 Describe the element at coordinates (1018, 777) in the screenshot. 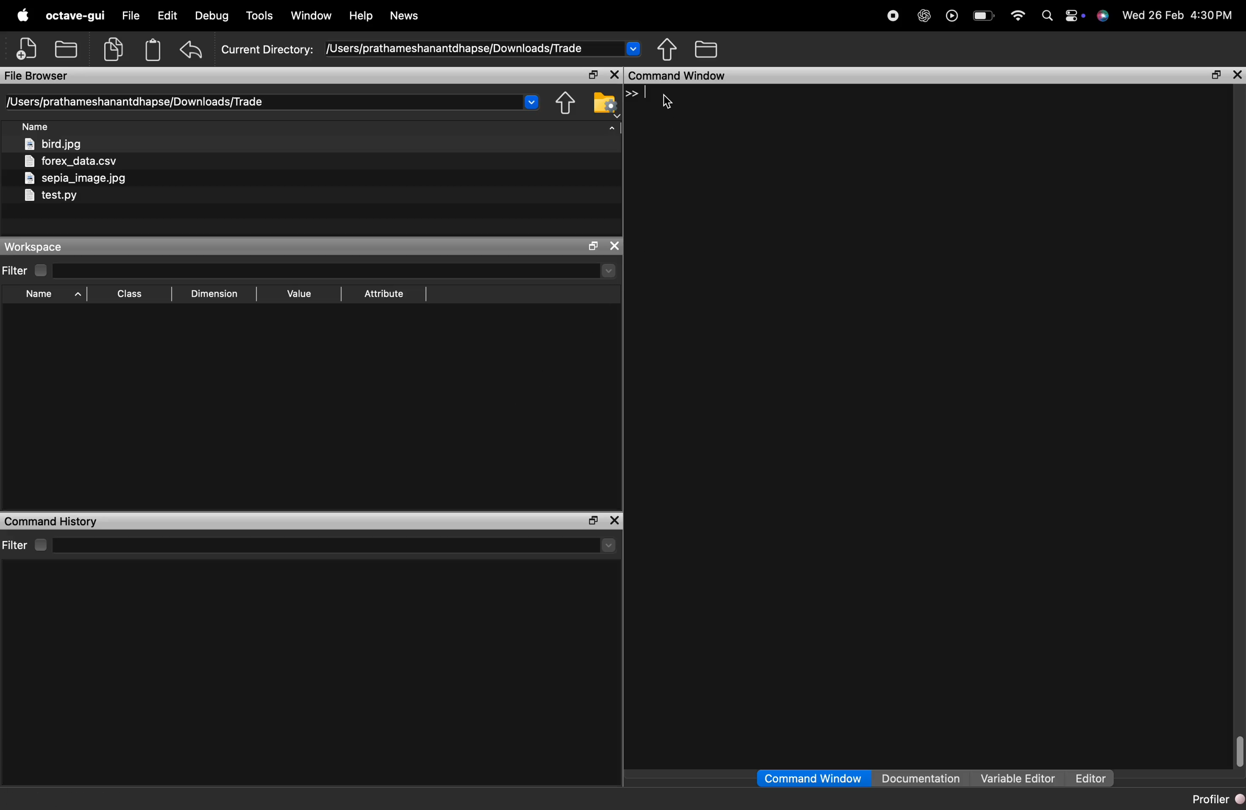

I see `Variable Editor` at that location.